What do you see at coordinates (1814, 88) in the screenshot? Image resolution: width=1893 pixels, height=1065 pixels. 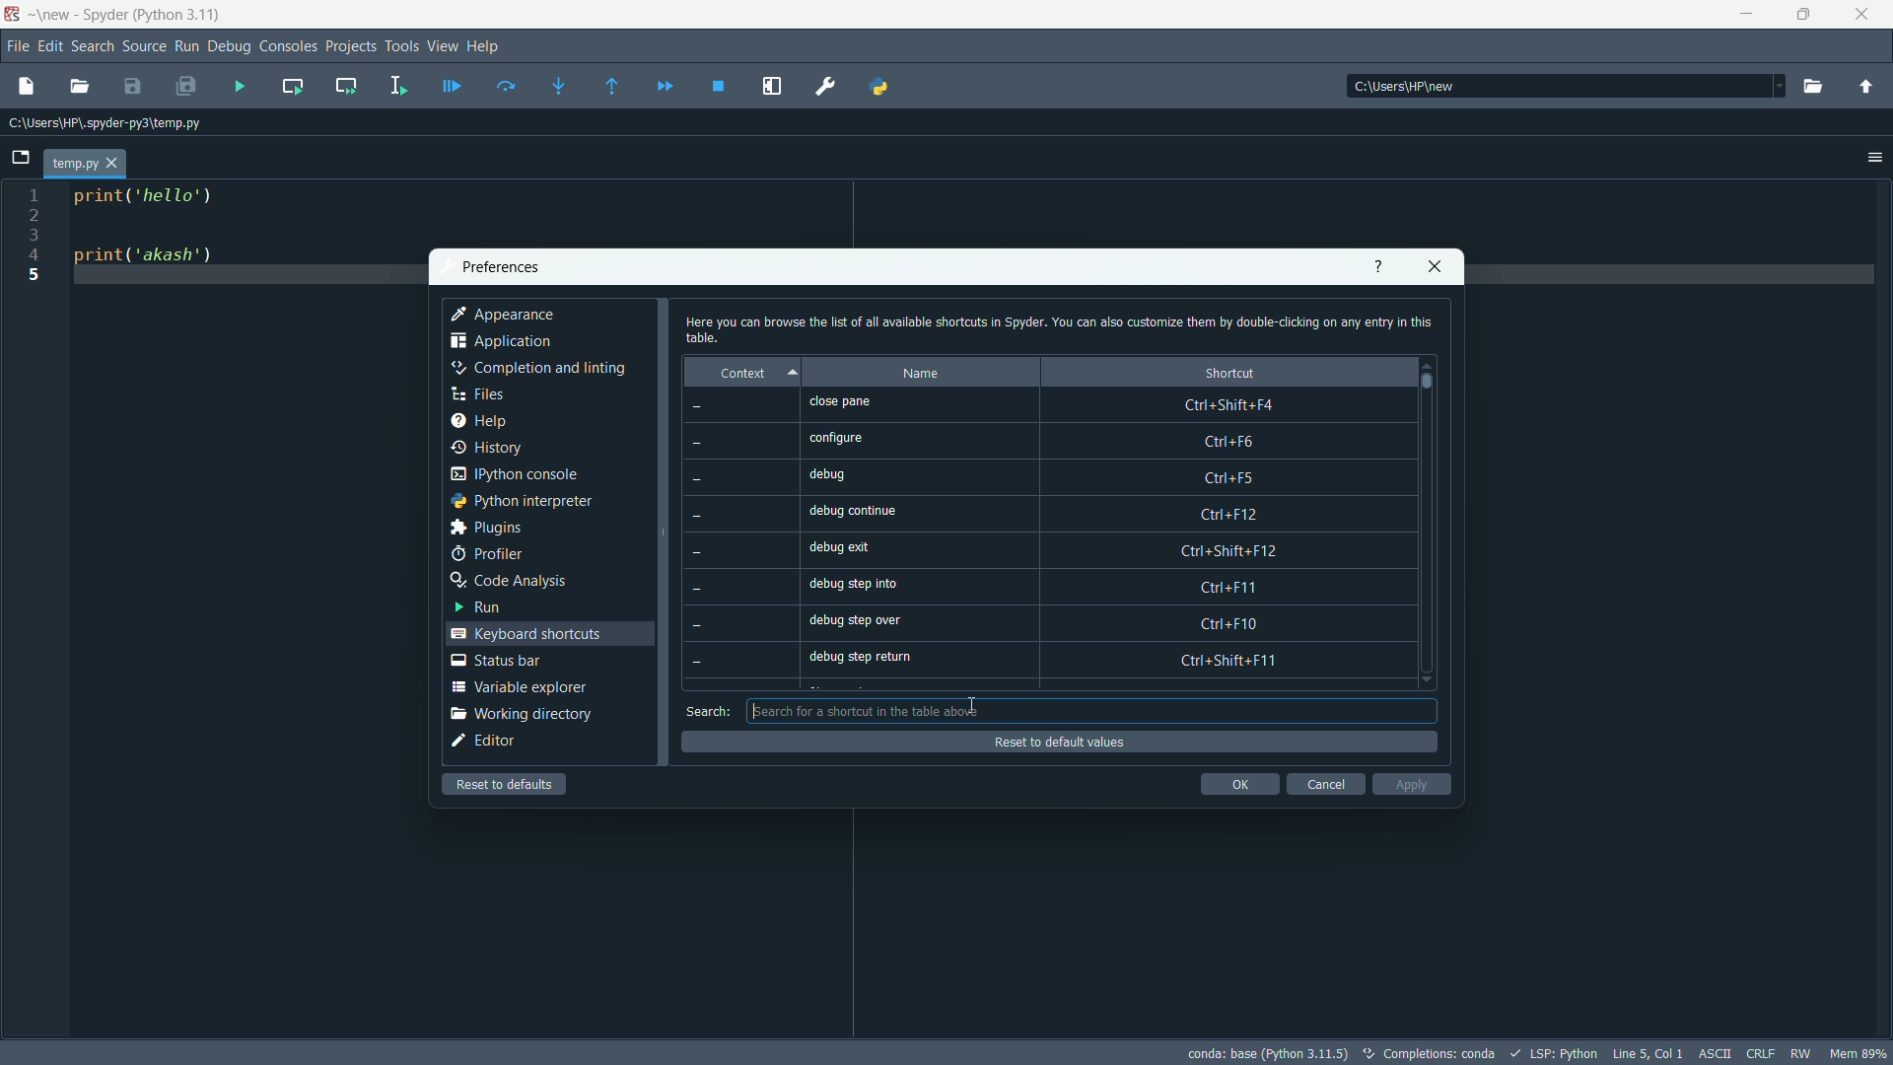 I see `browse directory` at bounding box center [1814, 88].